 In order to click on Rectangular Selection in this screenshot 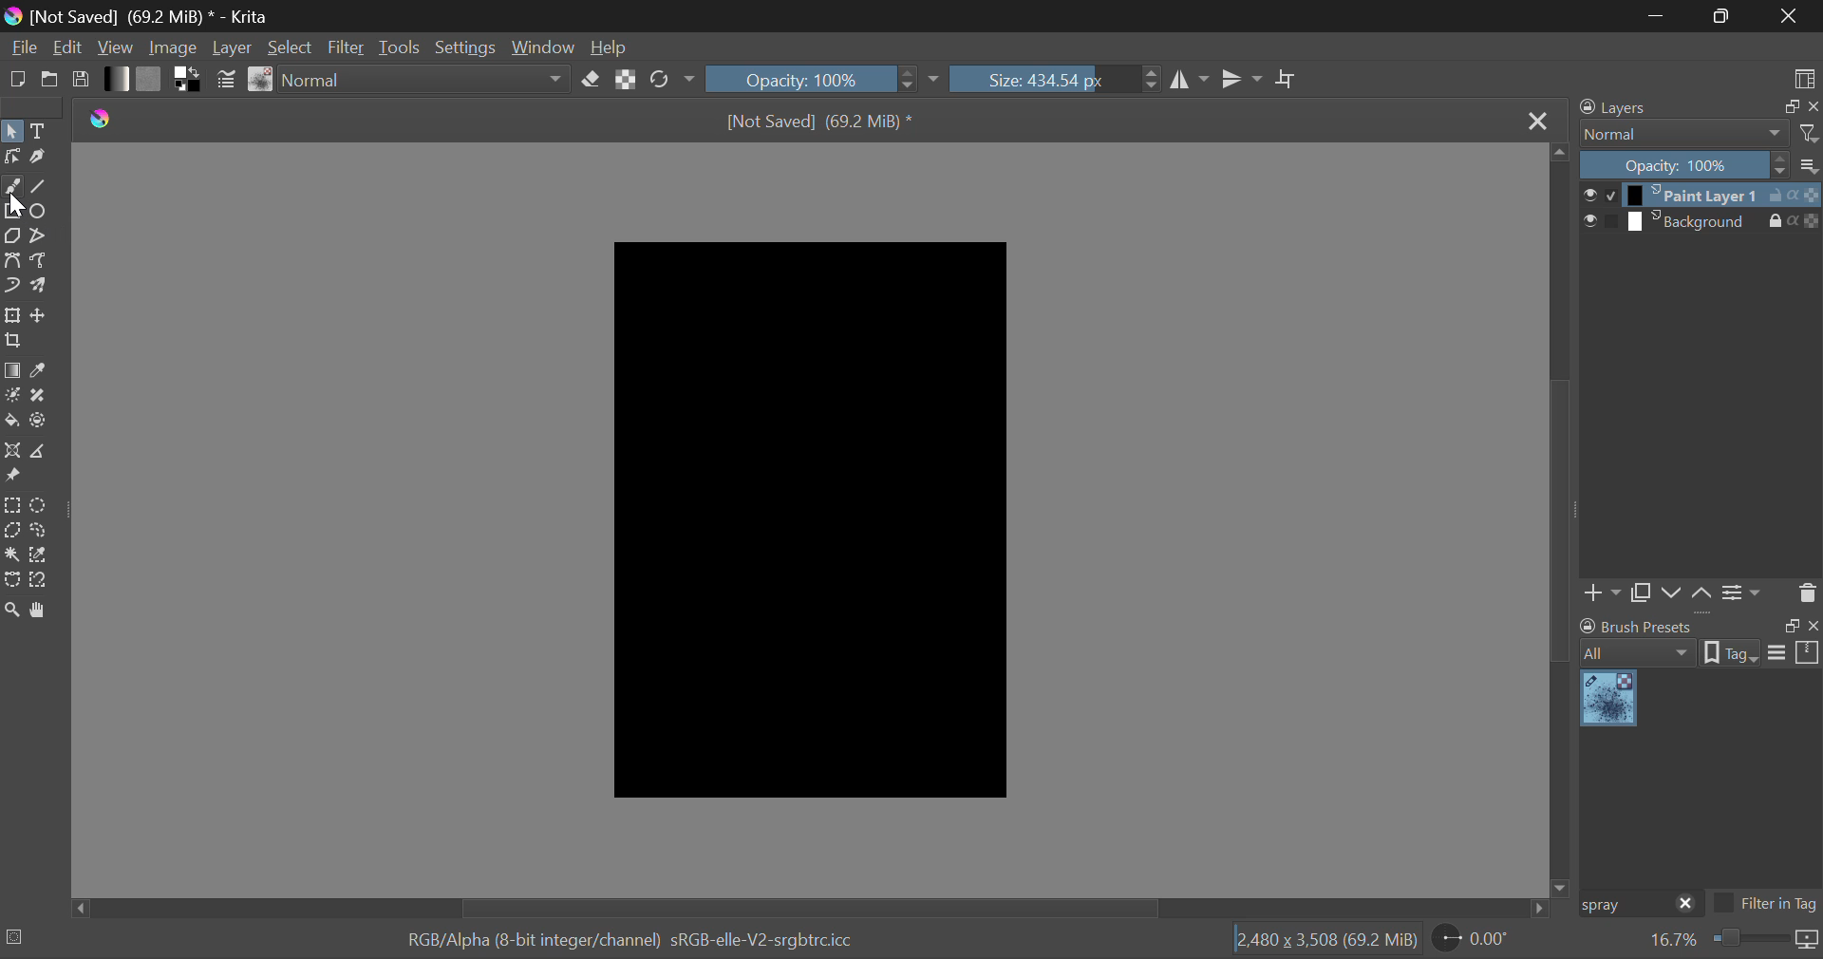, I will do `click(12, 506)`.